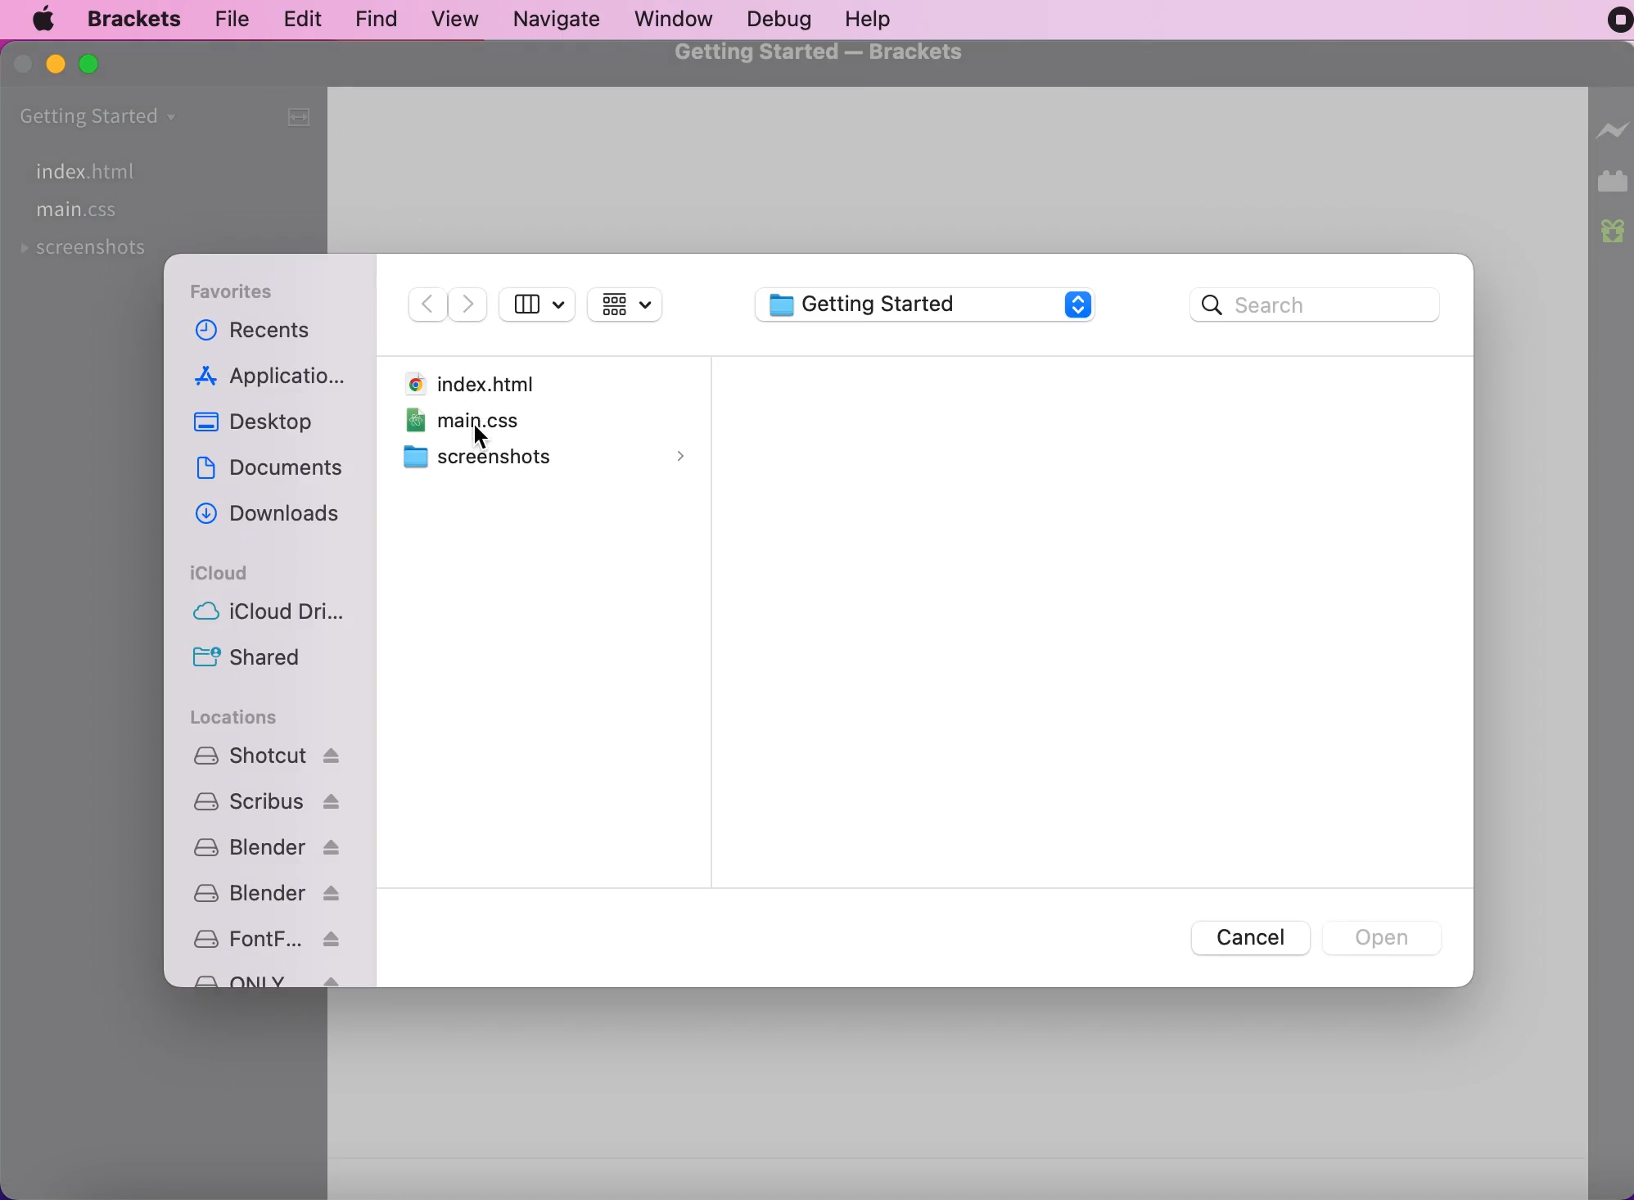 The height and width of the screenshot is (1200, 1634). What do you see at coordinates (820, 56) in the screenshot?
I see `Getting started - brackets` at bounding box center [820, 56].